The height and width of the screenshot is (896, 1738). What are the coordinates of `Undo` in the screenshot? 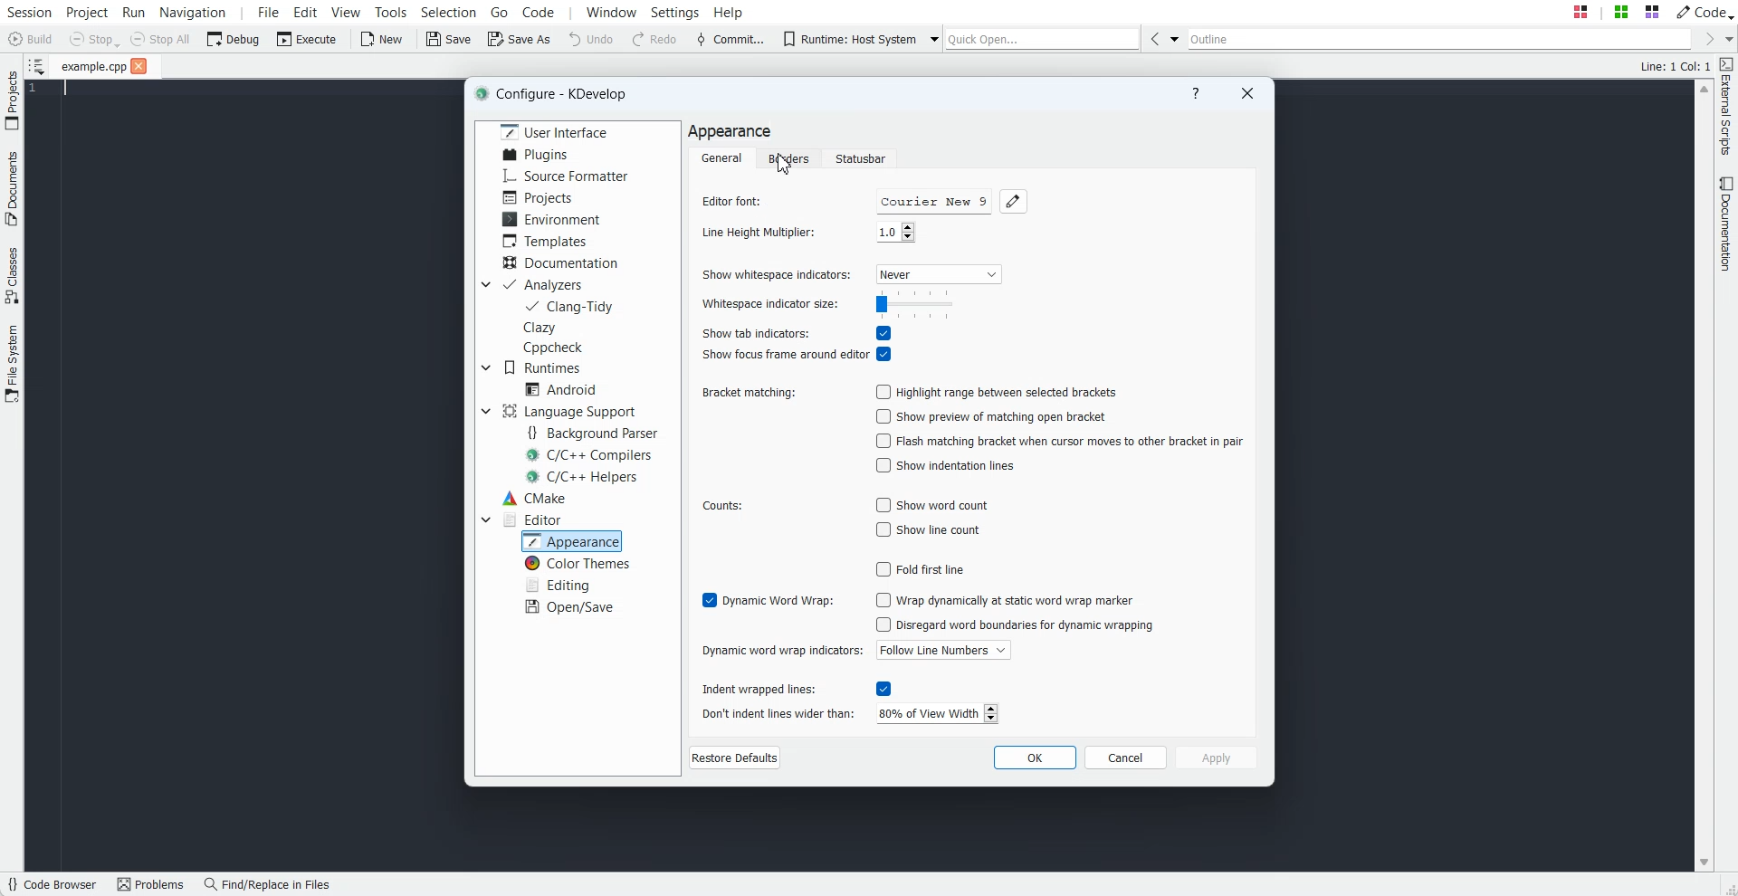 It's located at (591, 39).